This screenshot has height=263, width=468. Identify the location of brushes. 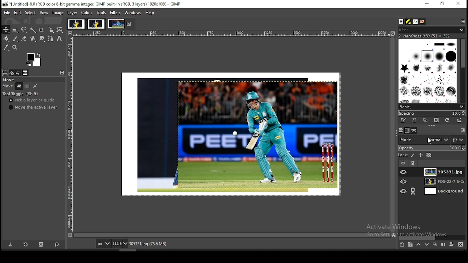
(401, 22).